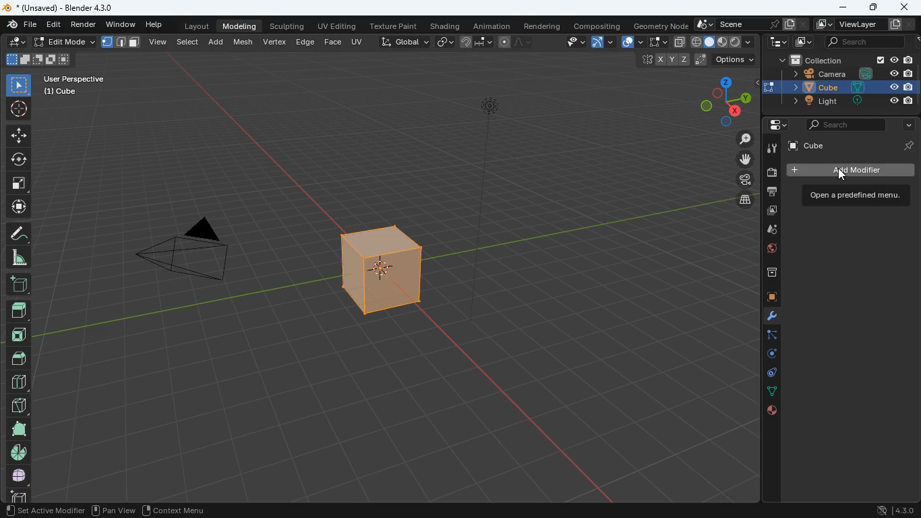 The width and height of the screenshot is (921, 518). Describe the element at coordinates (653, 41) in the screenshot. I see `fullscreen` at that location.